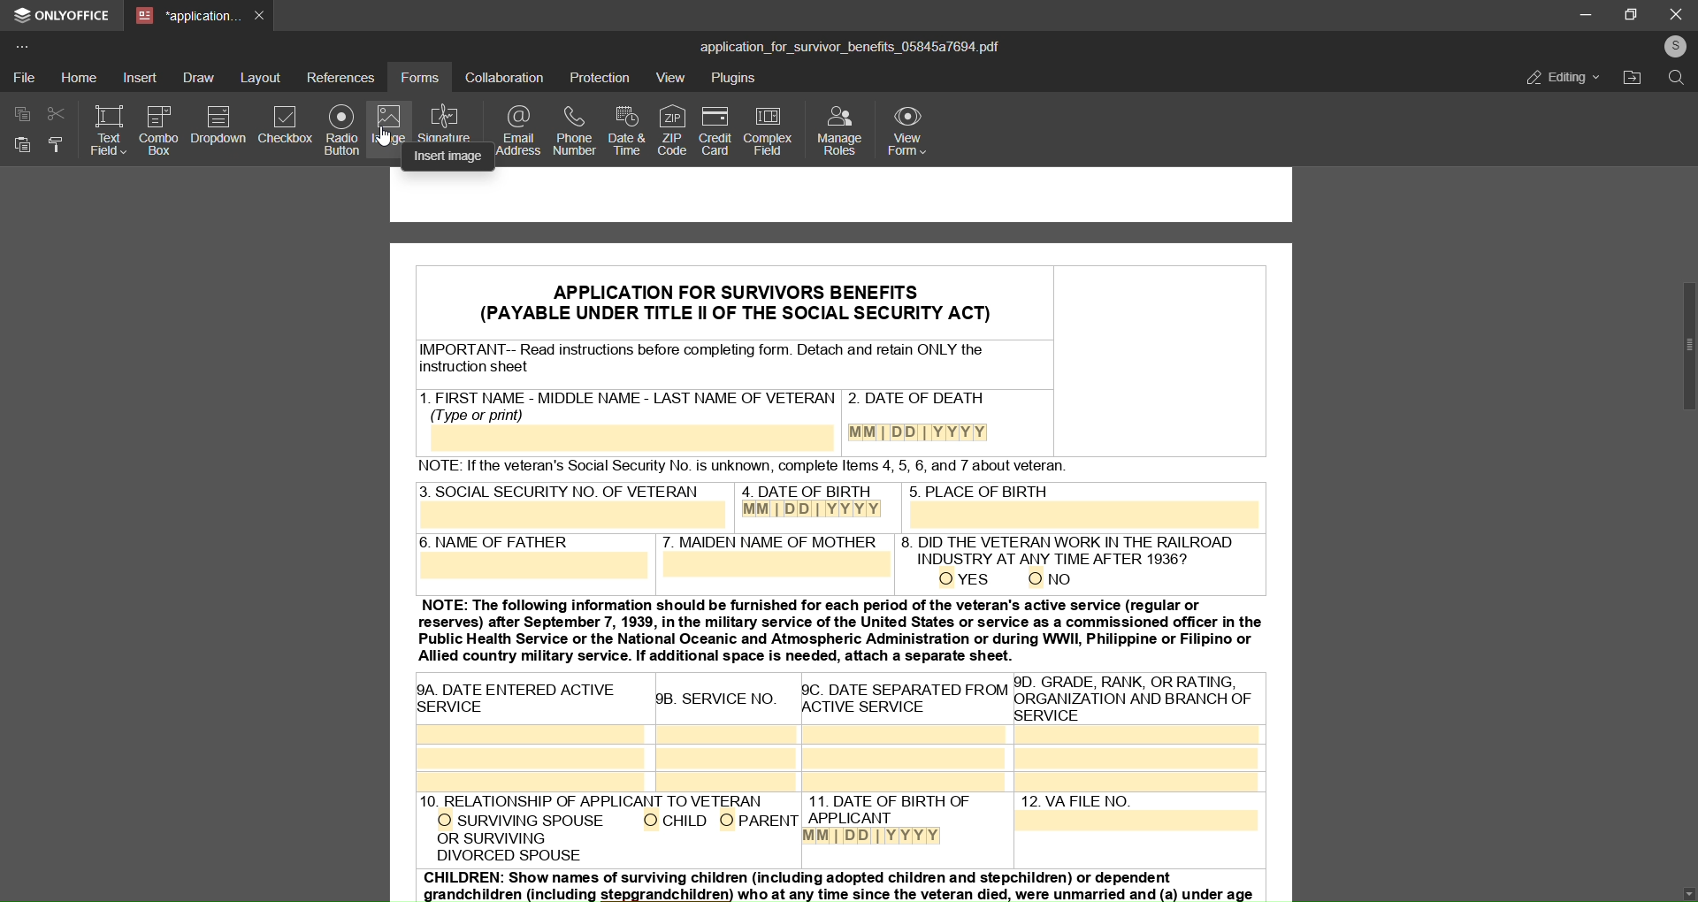  Describe the element at coordinates (846, 543) in the screenshot. I see `PDF of application for survivors benefits` at that location.